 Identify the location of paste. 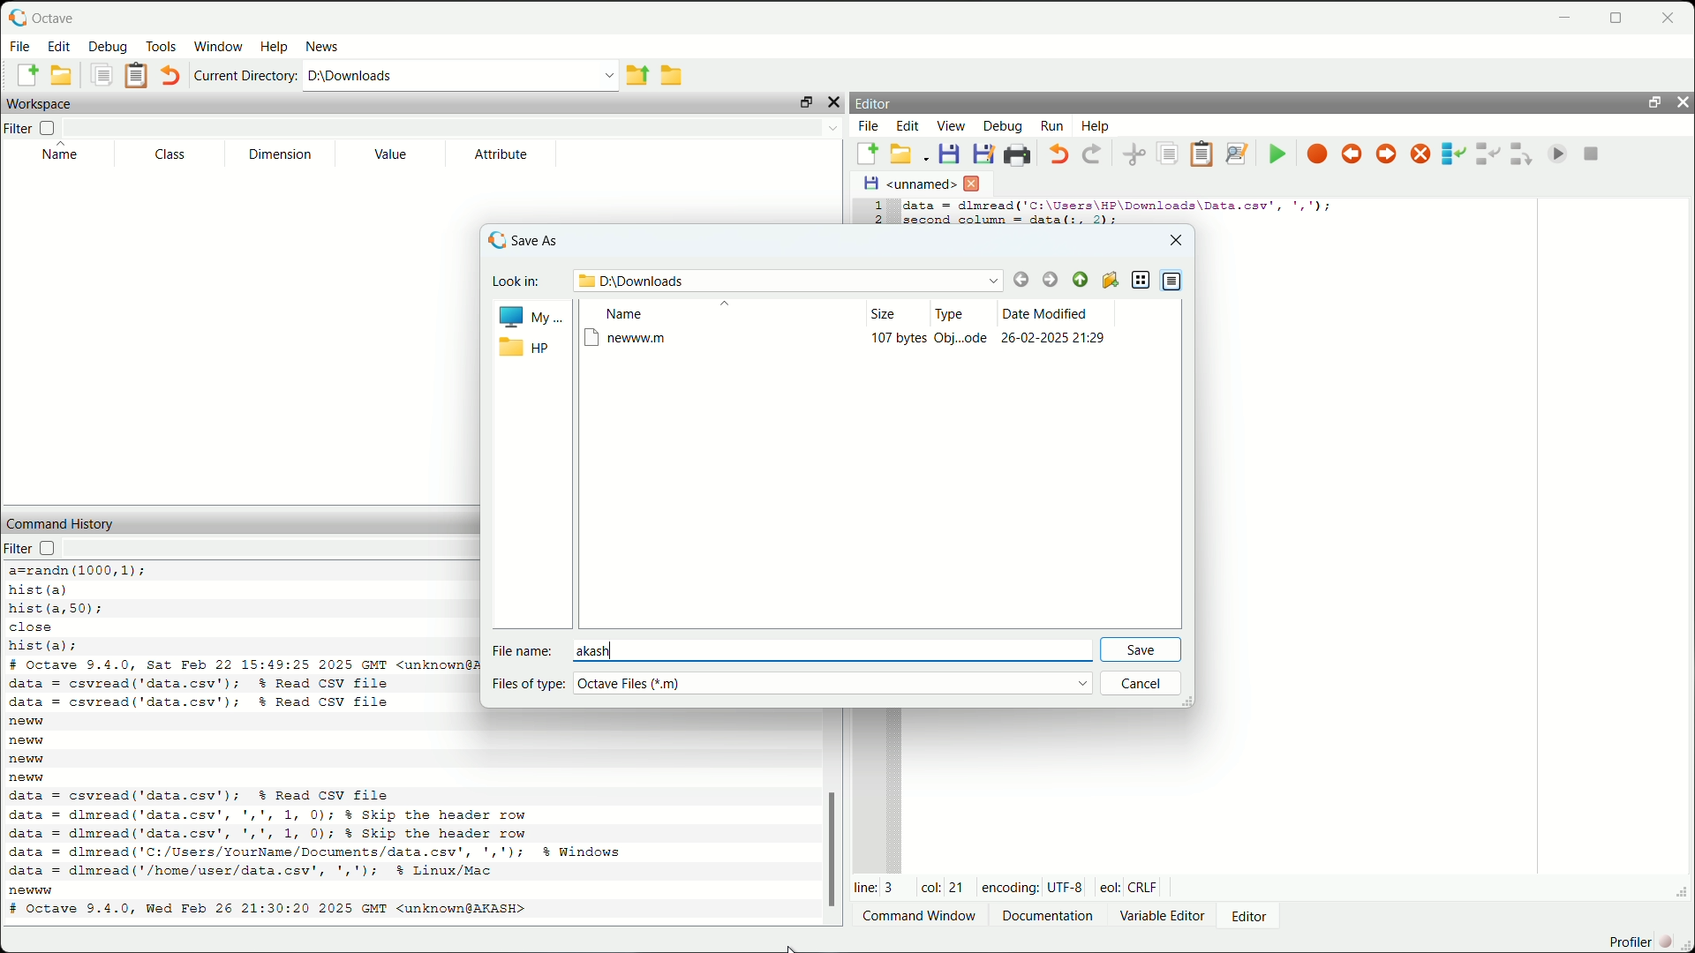
(1202, 154).